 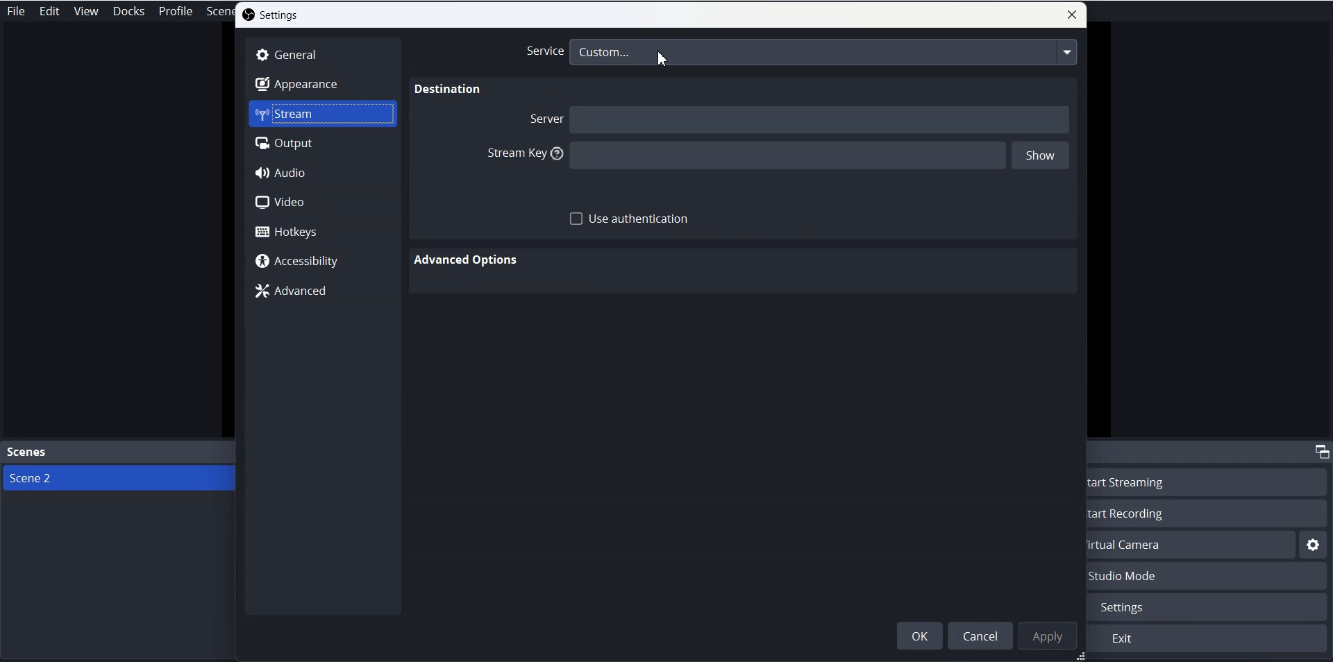 What do you see at coordinates (271, 15) in the screenshot?
I see `Settings` at bounding box center [271, 15].